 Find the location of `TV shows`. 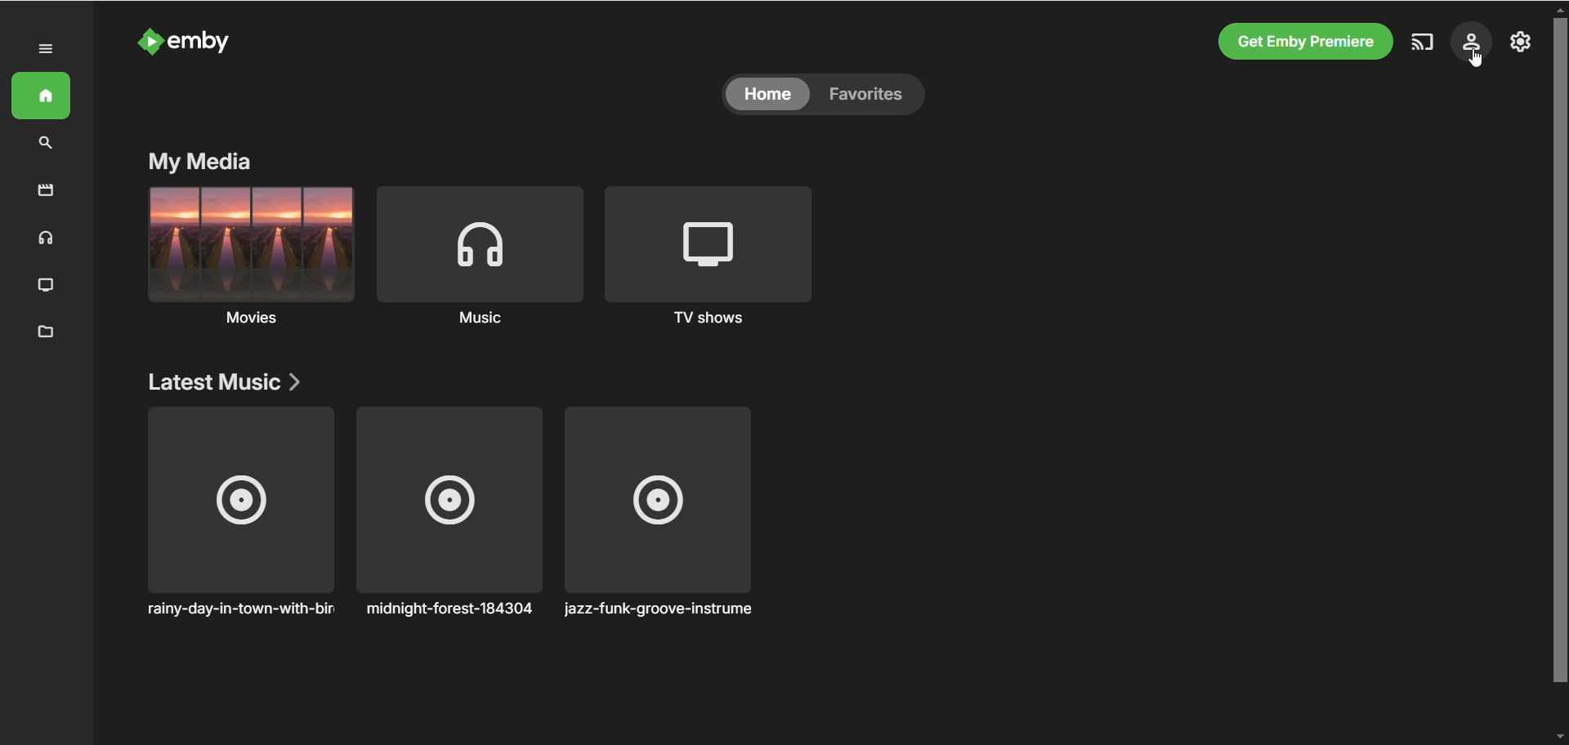

TV shows is located at coordinates (713, 320).